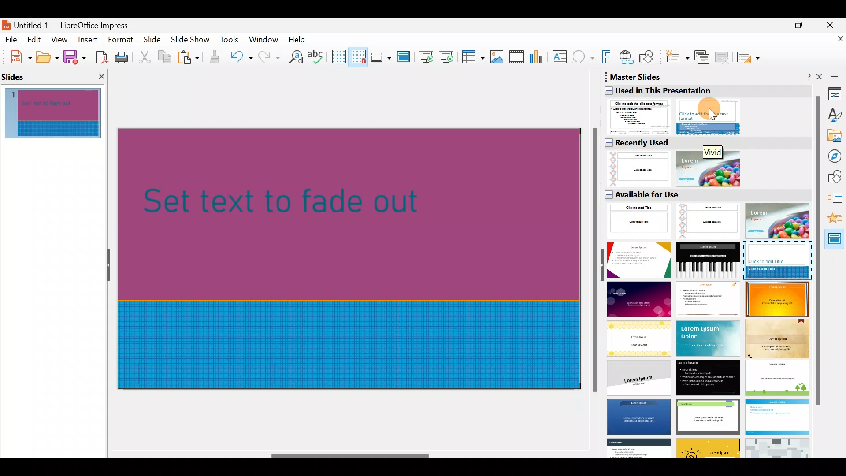 Image resolution: width=846 pixels, height=476 pixels. Describe the element at coordinates (146, 57) in the screenshot. I see `Cut` at that location.